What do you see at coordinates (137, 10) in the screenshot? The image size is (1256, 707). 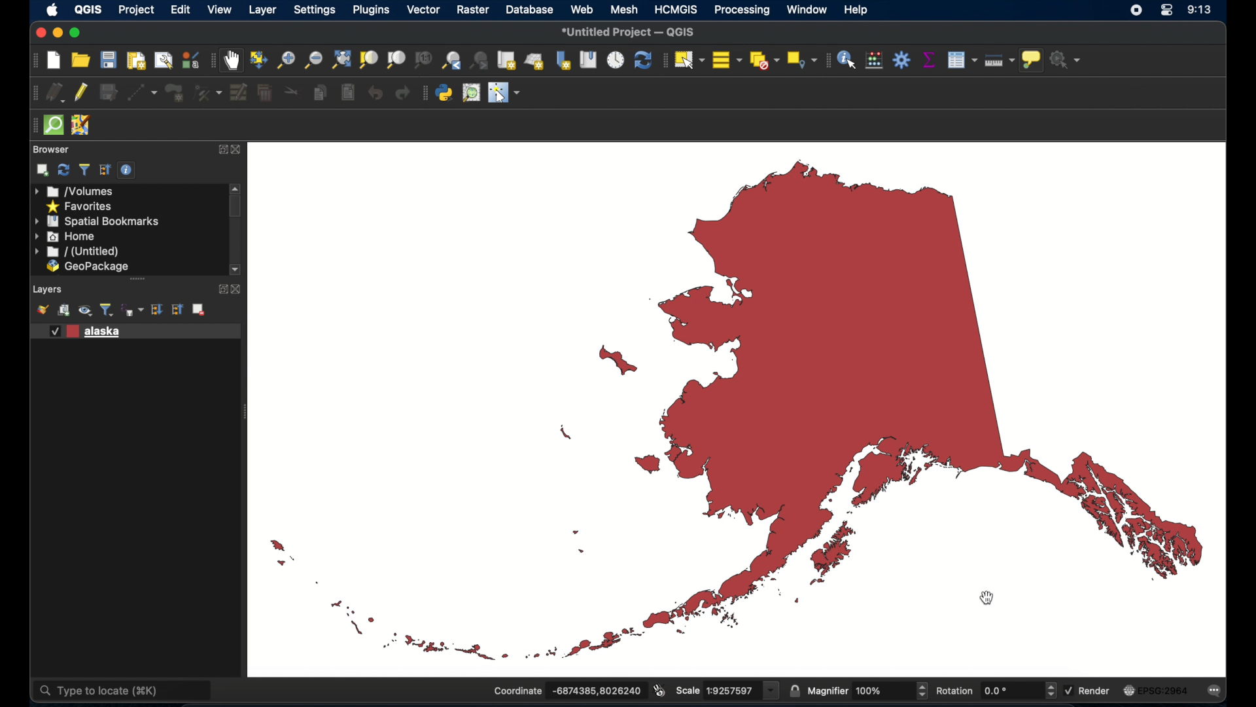 I see `project` at bounding box center [137, 10].